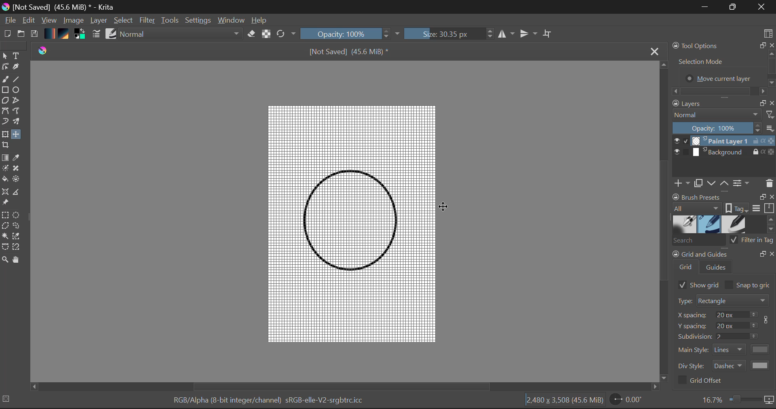 This screenshot has height=409, width=776. Describe the element at coordinates (349, 51) in the screenshot. I see `File Name & Size` at that location.